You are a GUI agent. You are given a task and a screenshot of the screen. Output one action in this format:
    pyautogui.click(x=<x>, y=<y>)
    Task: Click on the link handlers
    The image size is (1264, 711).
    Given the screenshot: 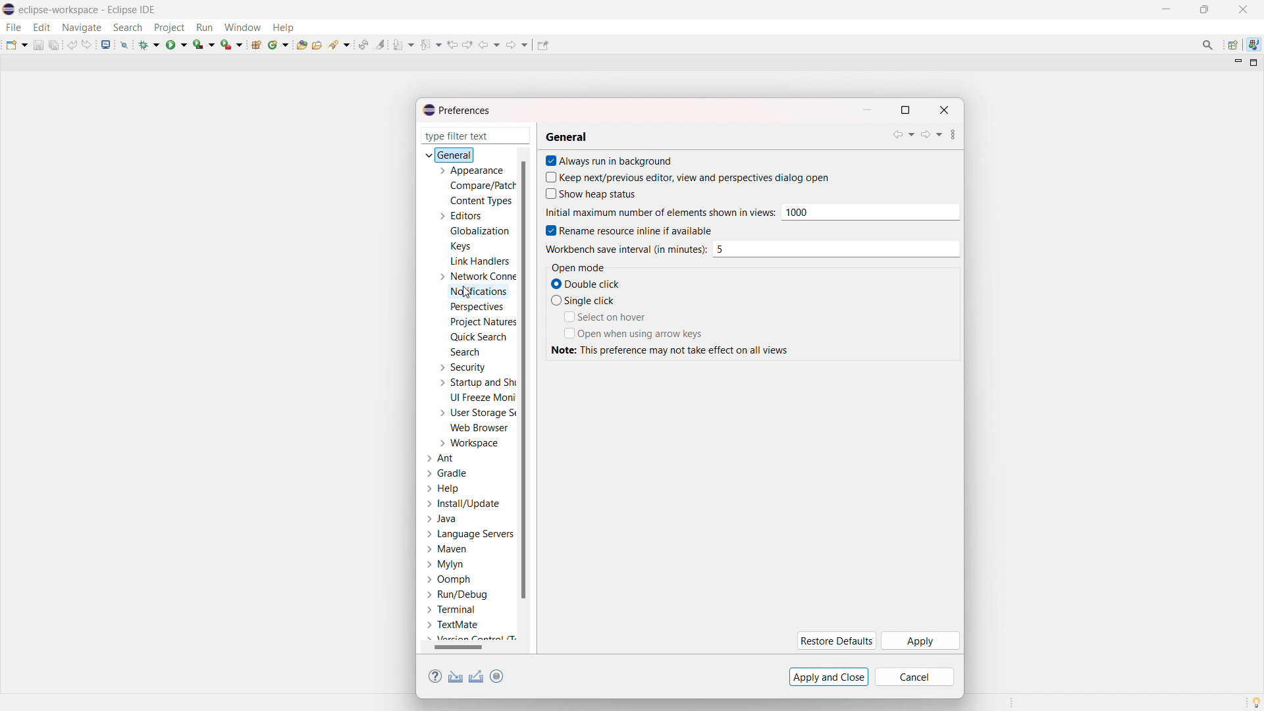 What is the action you would take?
    pyautogui.click(x=480, y=261)
    